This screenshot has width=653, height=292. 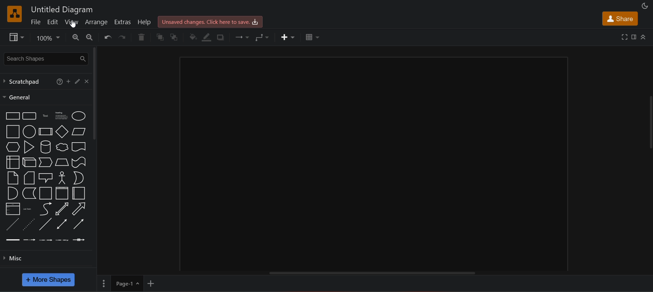 What do you see at coordinates (78, 131) in the screenshot?
I see `paraellogram` at bounding box center [78, 131].